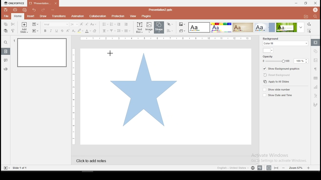 The height and width of the screenshot is (180, 321). Describe the element at coordinates (78, 16) in the screenshot. I see `animation` at that location.